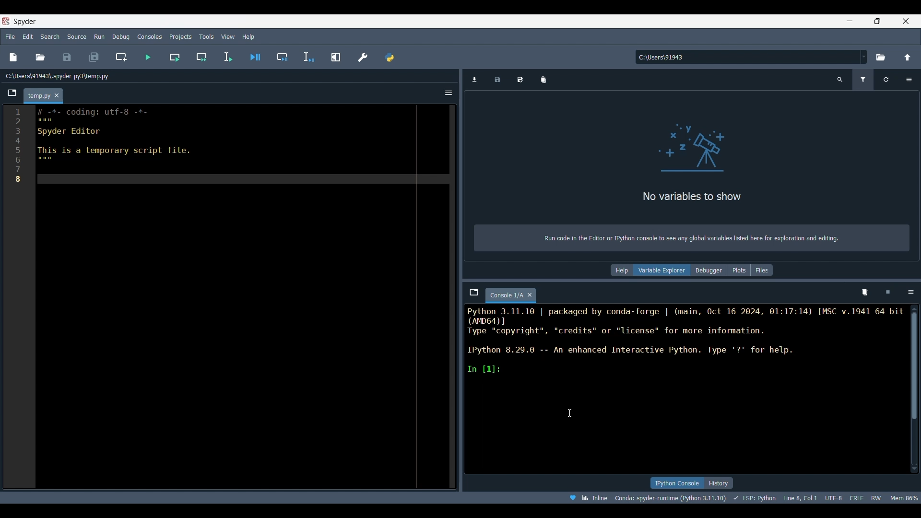 The height and width of the screenshot is (518, 921). Describe the element at coordinates (12, 57) in the screenshot. I see `New` at that location.